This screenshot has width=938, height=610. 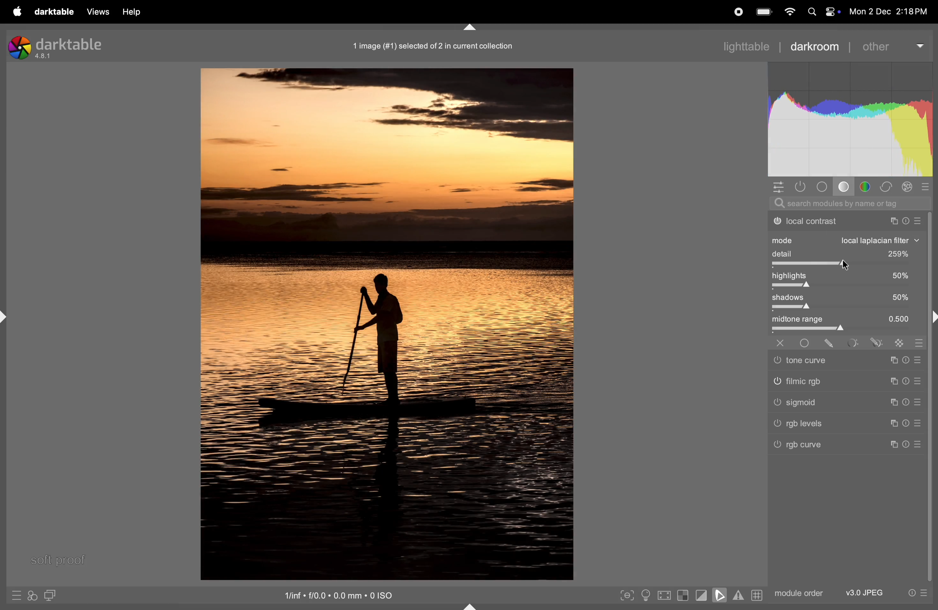 What do you see at coordinates (50, 595) in the screenshot?
I see `display second image` at bounding box center [50, 595].